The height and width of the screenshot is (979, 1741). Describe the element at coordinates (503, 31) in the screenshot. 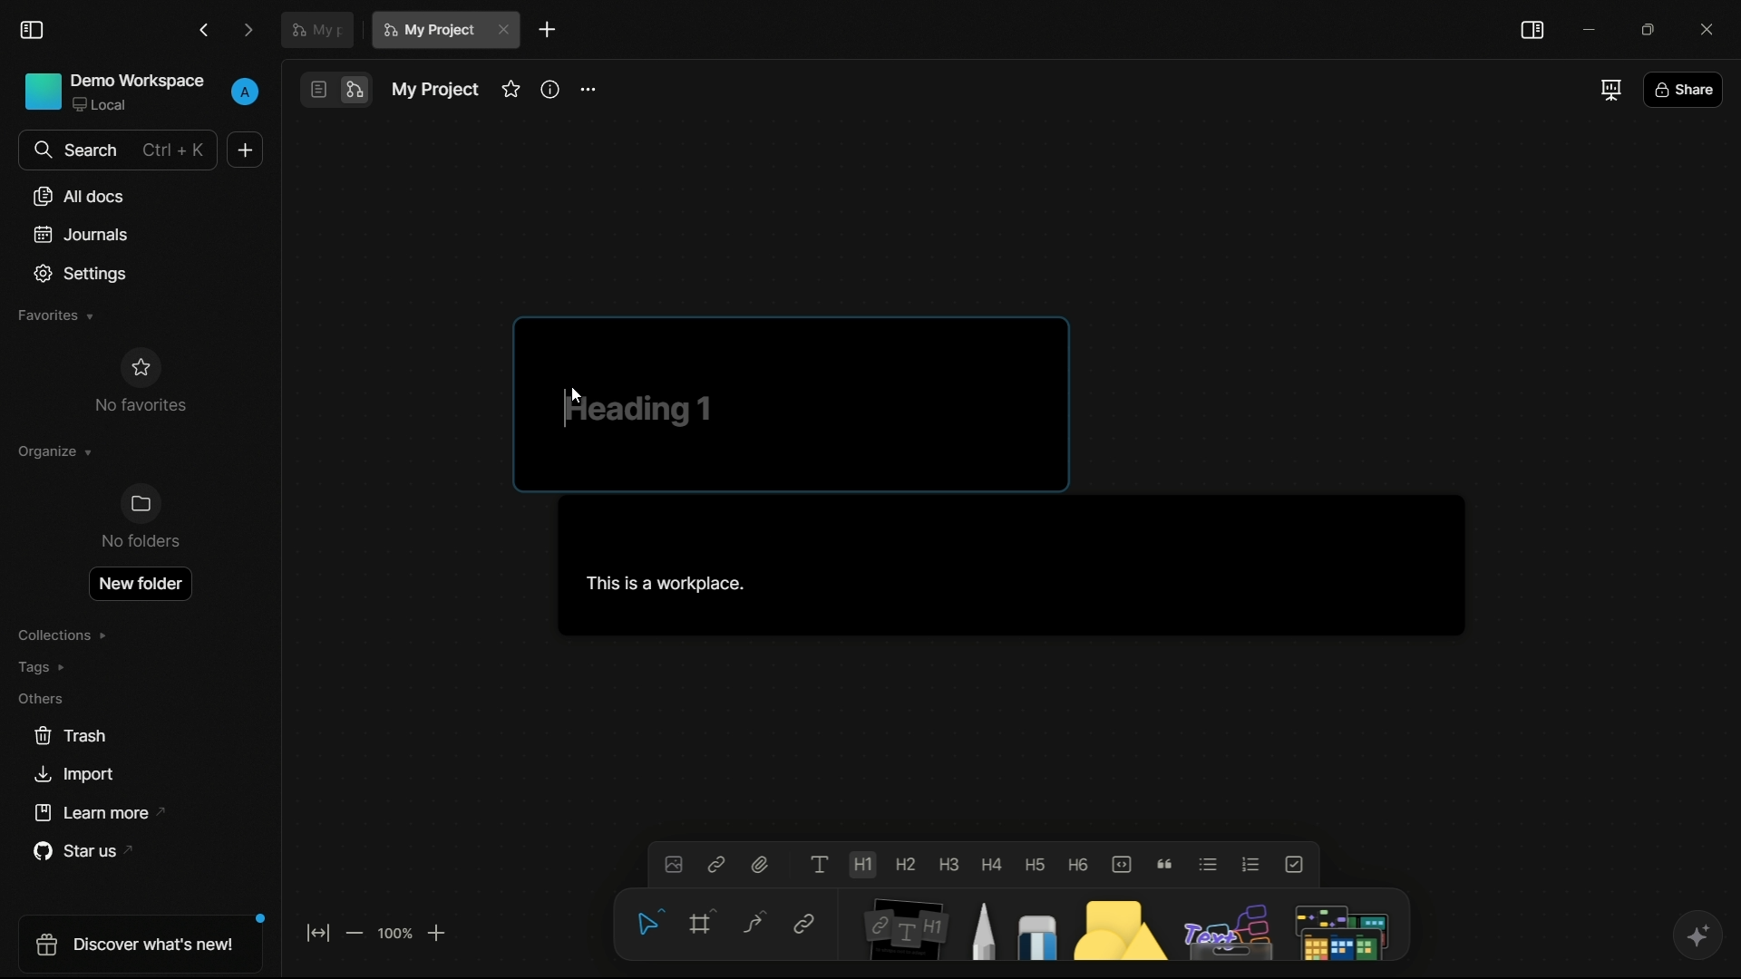

I see `close` at that location.